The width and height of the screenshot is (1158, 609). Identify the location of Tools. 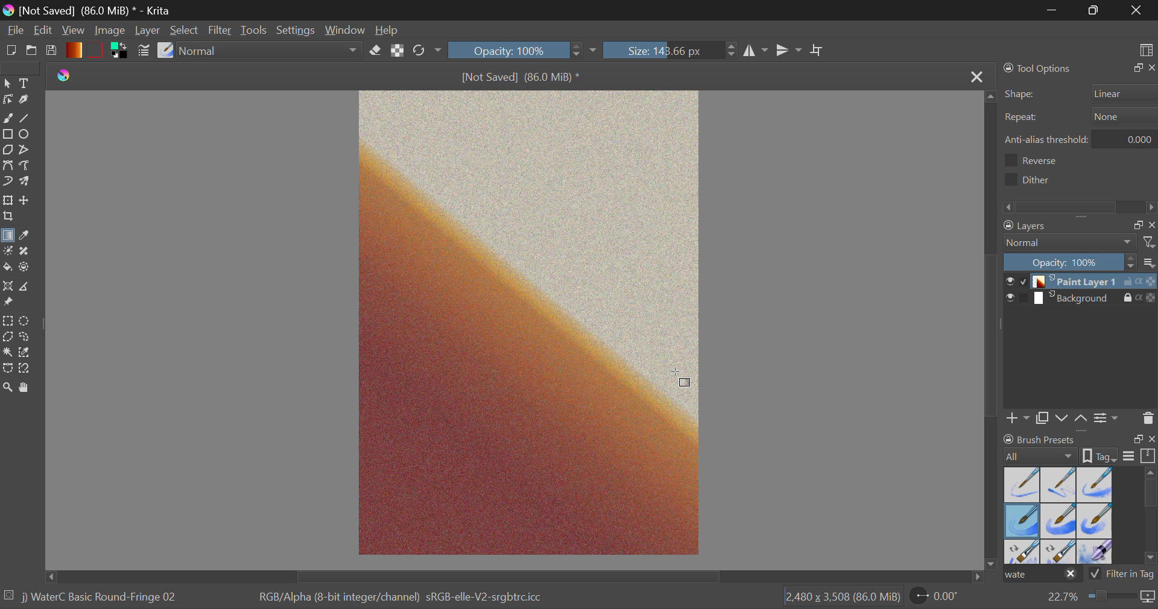
(256, 30).